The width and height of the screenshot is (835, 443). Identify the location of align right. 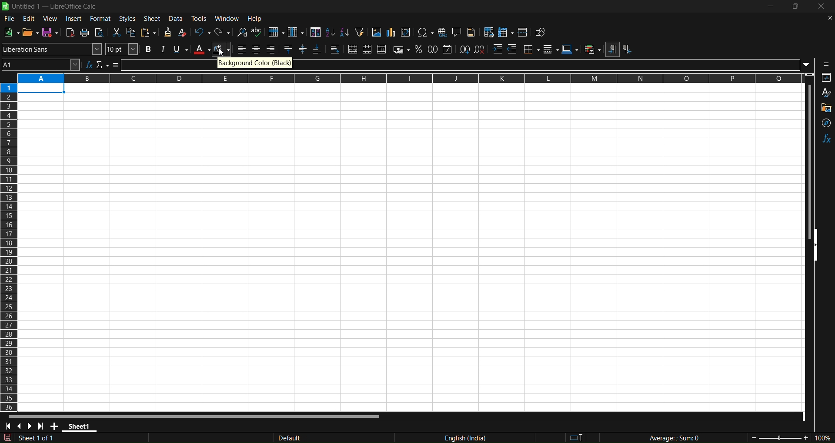
(271, 49).